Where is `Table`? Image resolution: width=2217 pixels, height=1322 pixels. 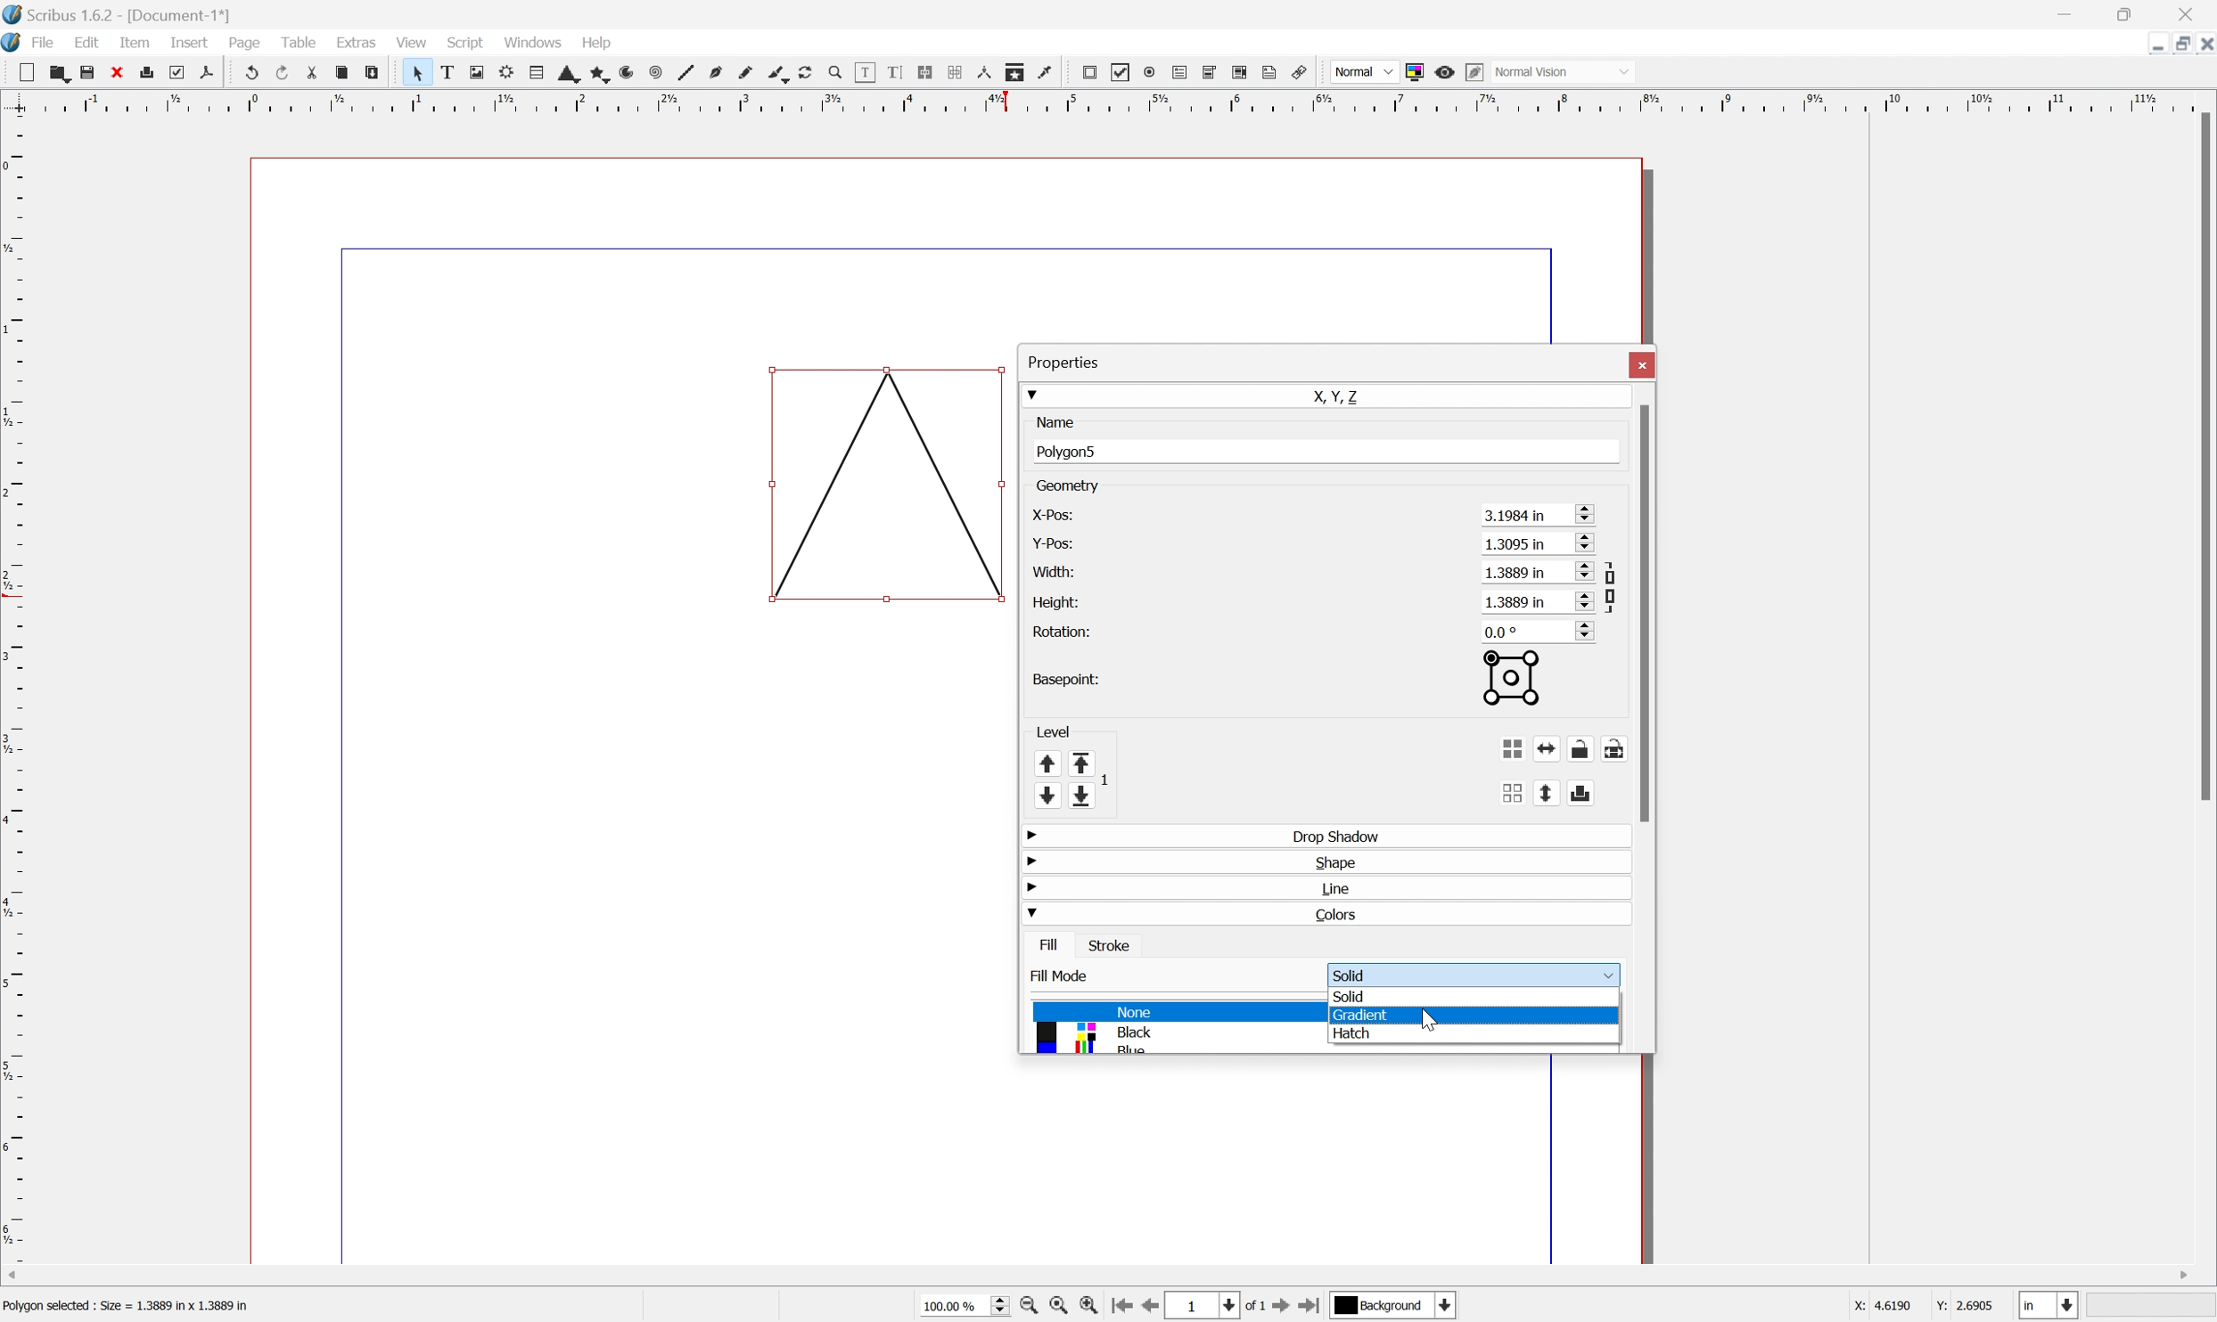 Table is located at coordinates (300, 43).